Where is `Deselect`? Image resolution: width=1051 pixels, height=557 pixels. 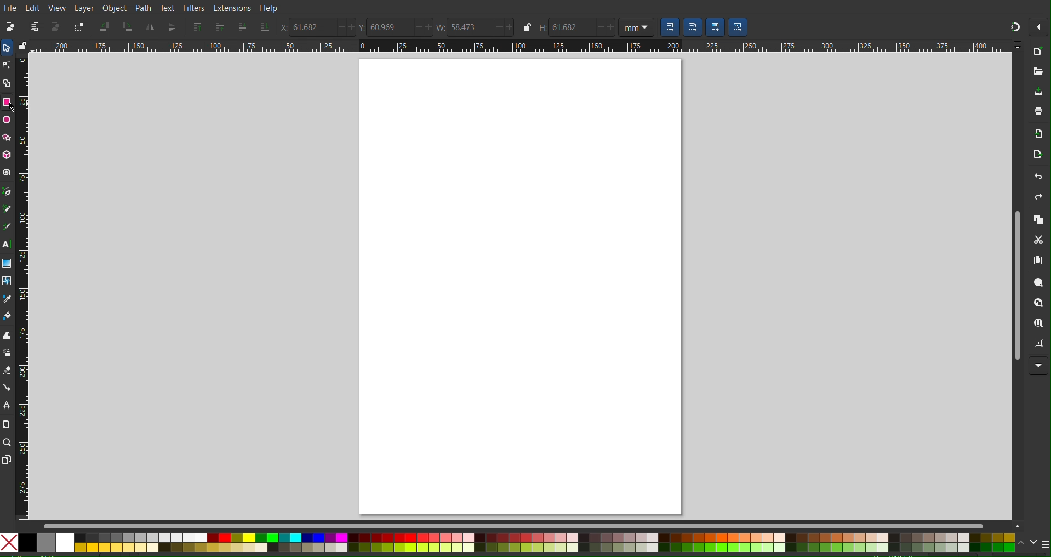
Deselect is located at coordinates (56, 28).